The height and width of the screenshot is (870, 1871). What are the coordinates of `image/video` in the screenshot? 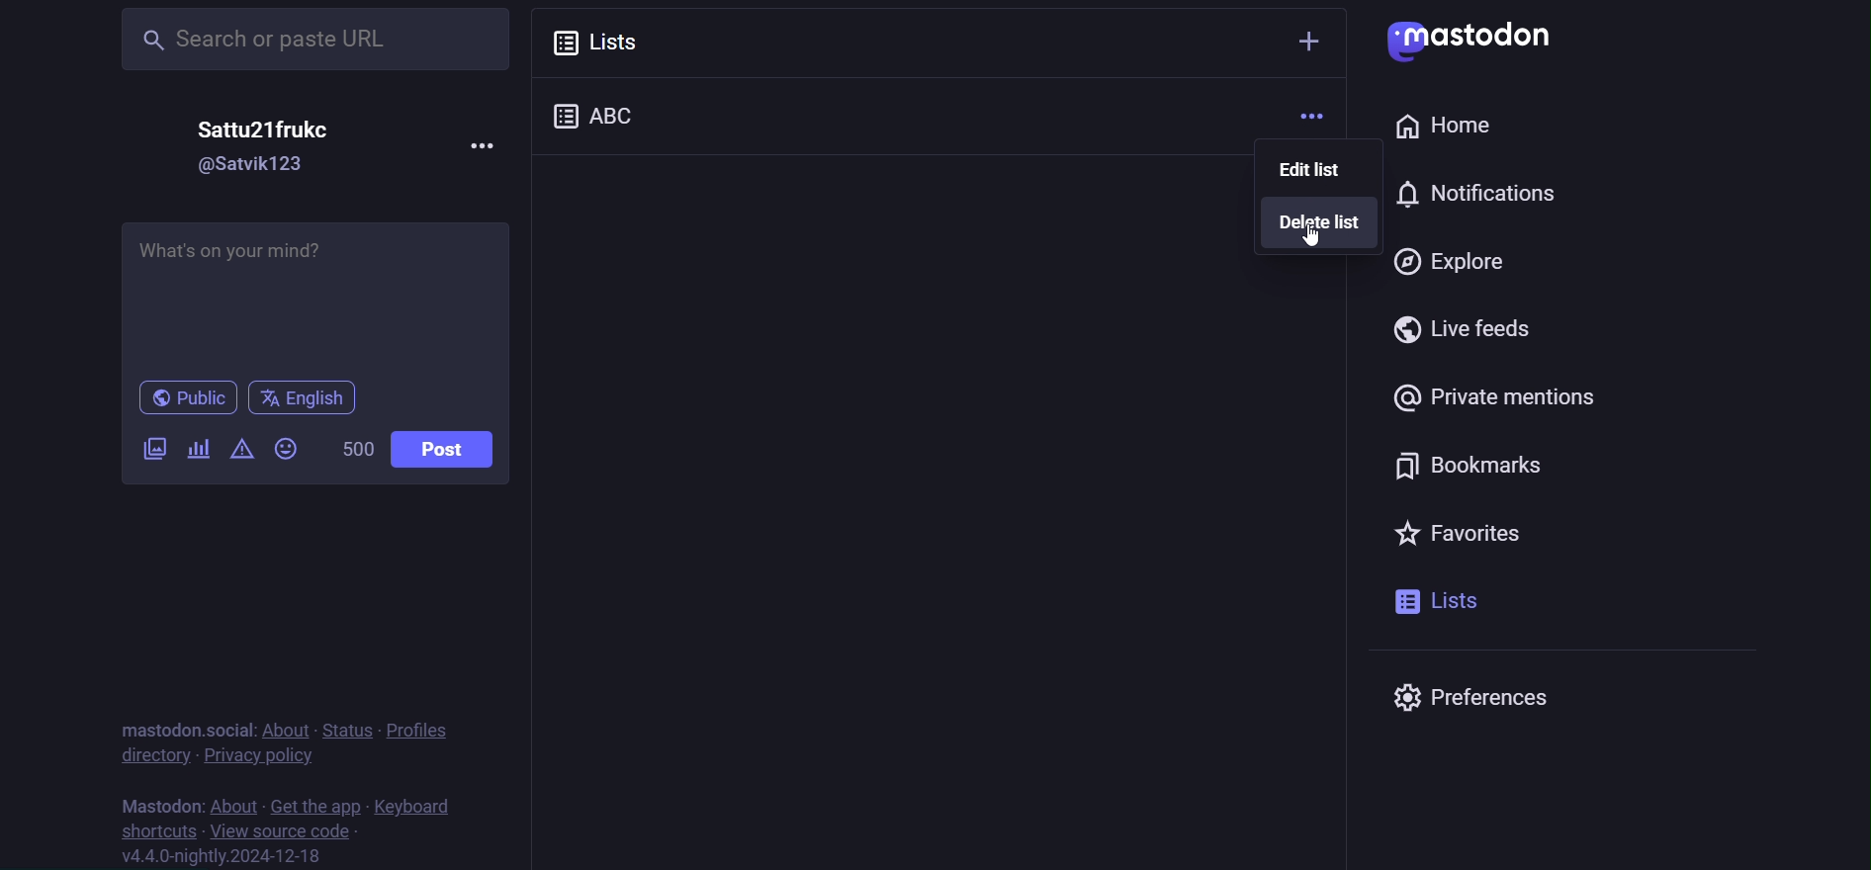 It's located at (153, 447).